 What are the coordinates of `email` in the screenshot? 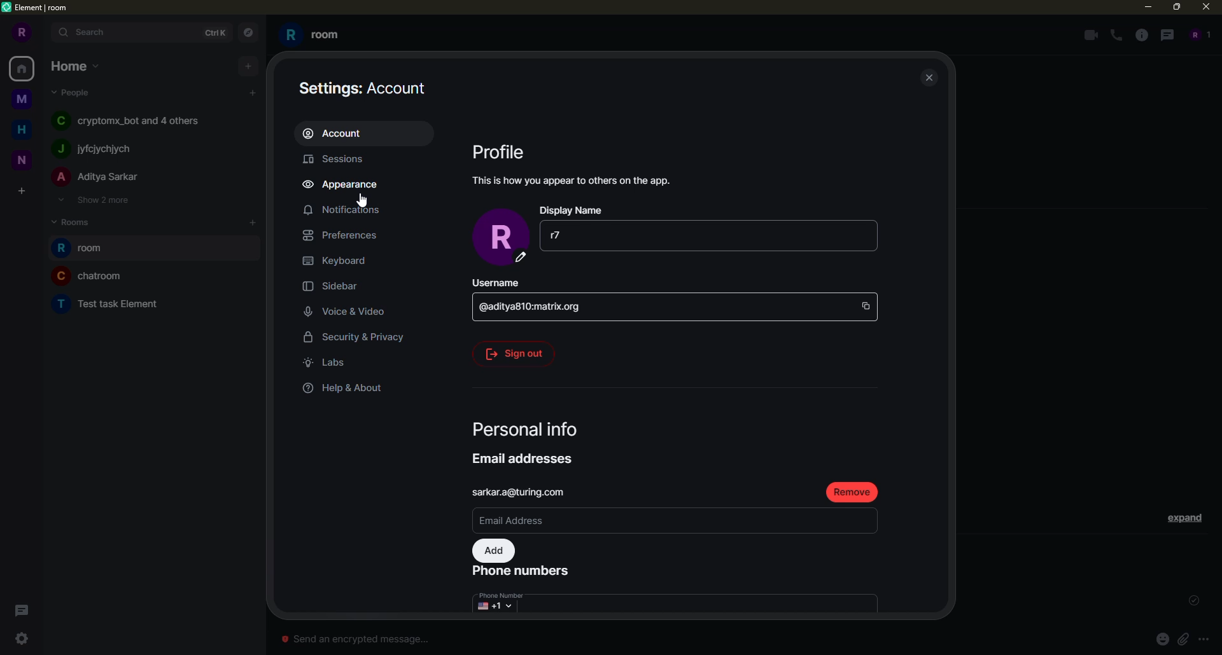 It's located at (519, 521).